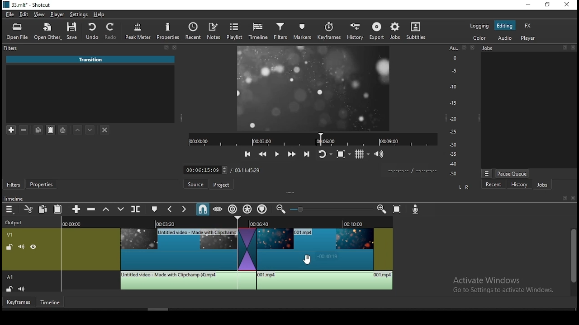 The image size is (579, 325). What do you see at coordinates (342, 153) in the screenshot?
I see `toggle zoom` at bounding box center [342, 153].